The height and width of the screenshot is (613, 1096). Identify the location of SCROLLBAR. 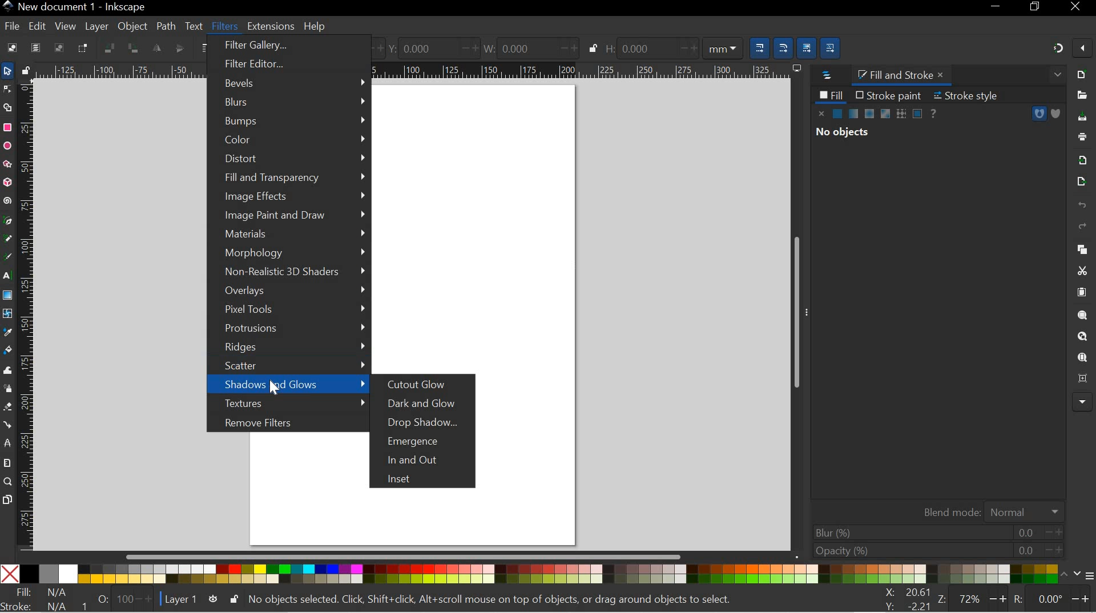
(409, 558).